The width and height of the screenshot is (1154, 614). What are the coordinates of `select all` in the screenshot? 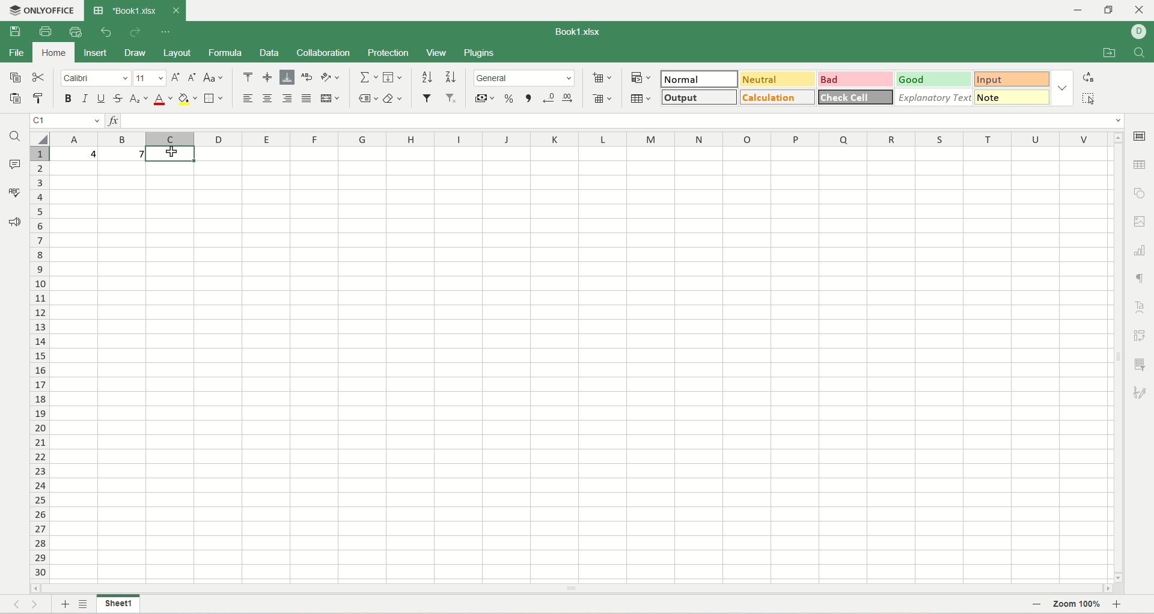 It's located at (1088, 98).